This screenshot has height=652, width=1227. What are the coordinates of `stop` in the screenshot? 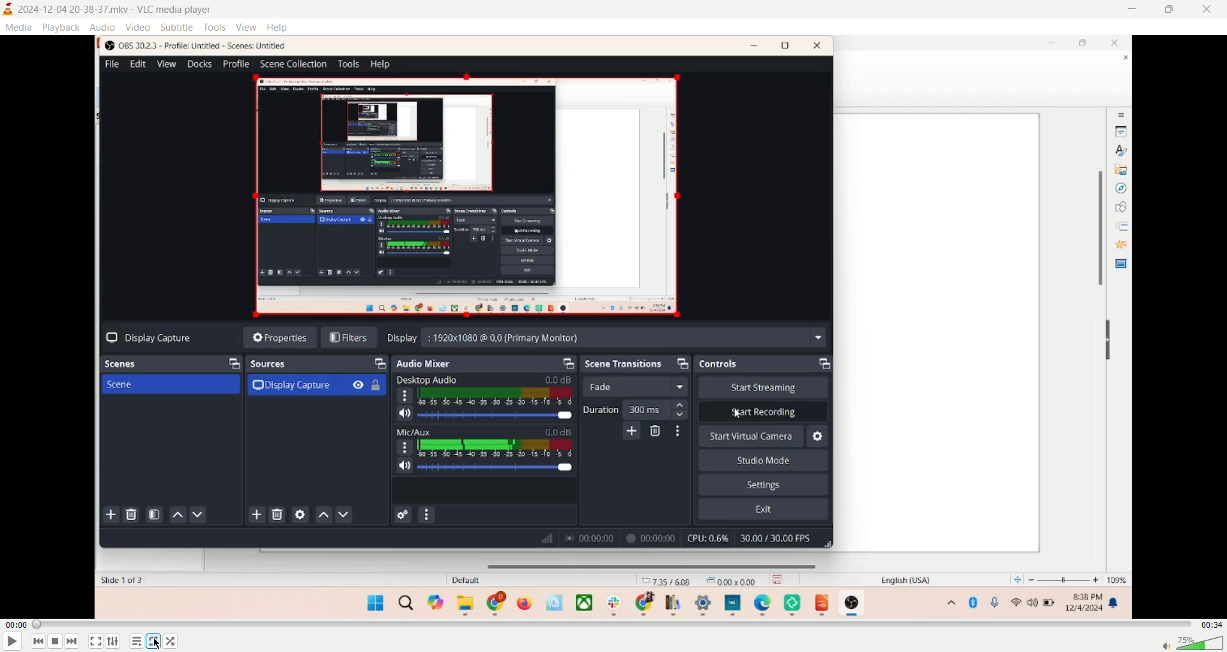 It's located at (57, 642).